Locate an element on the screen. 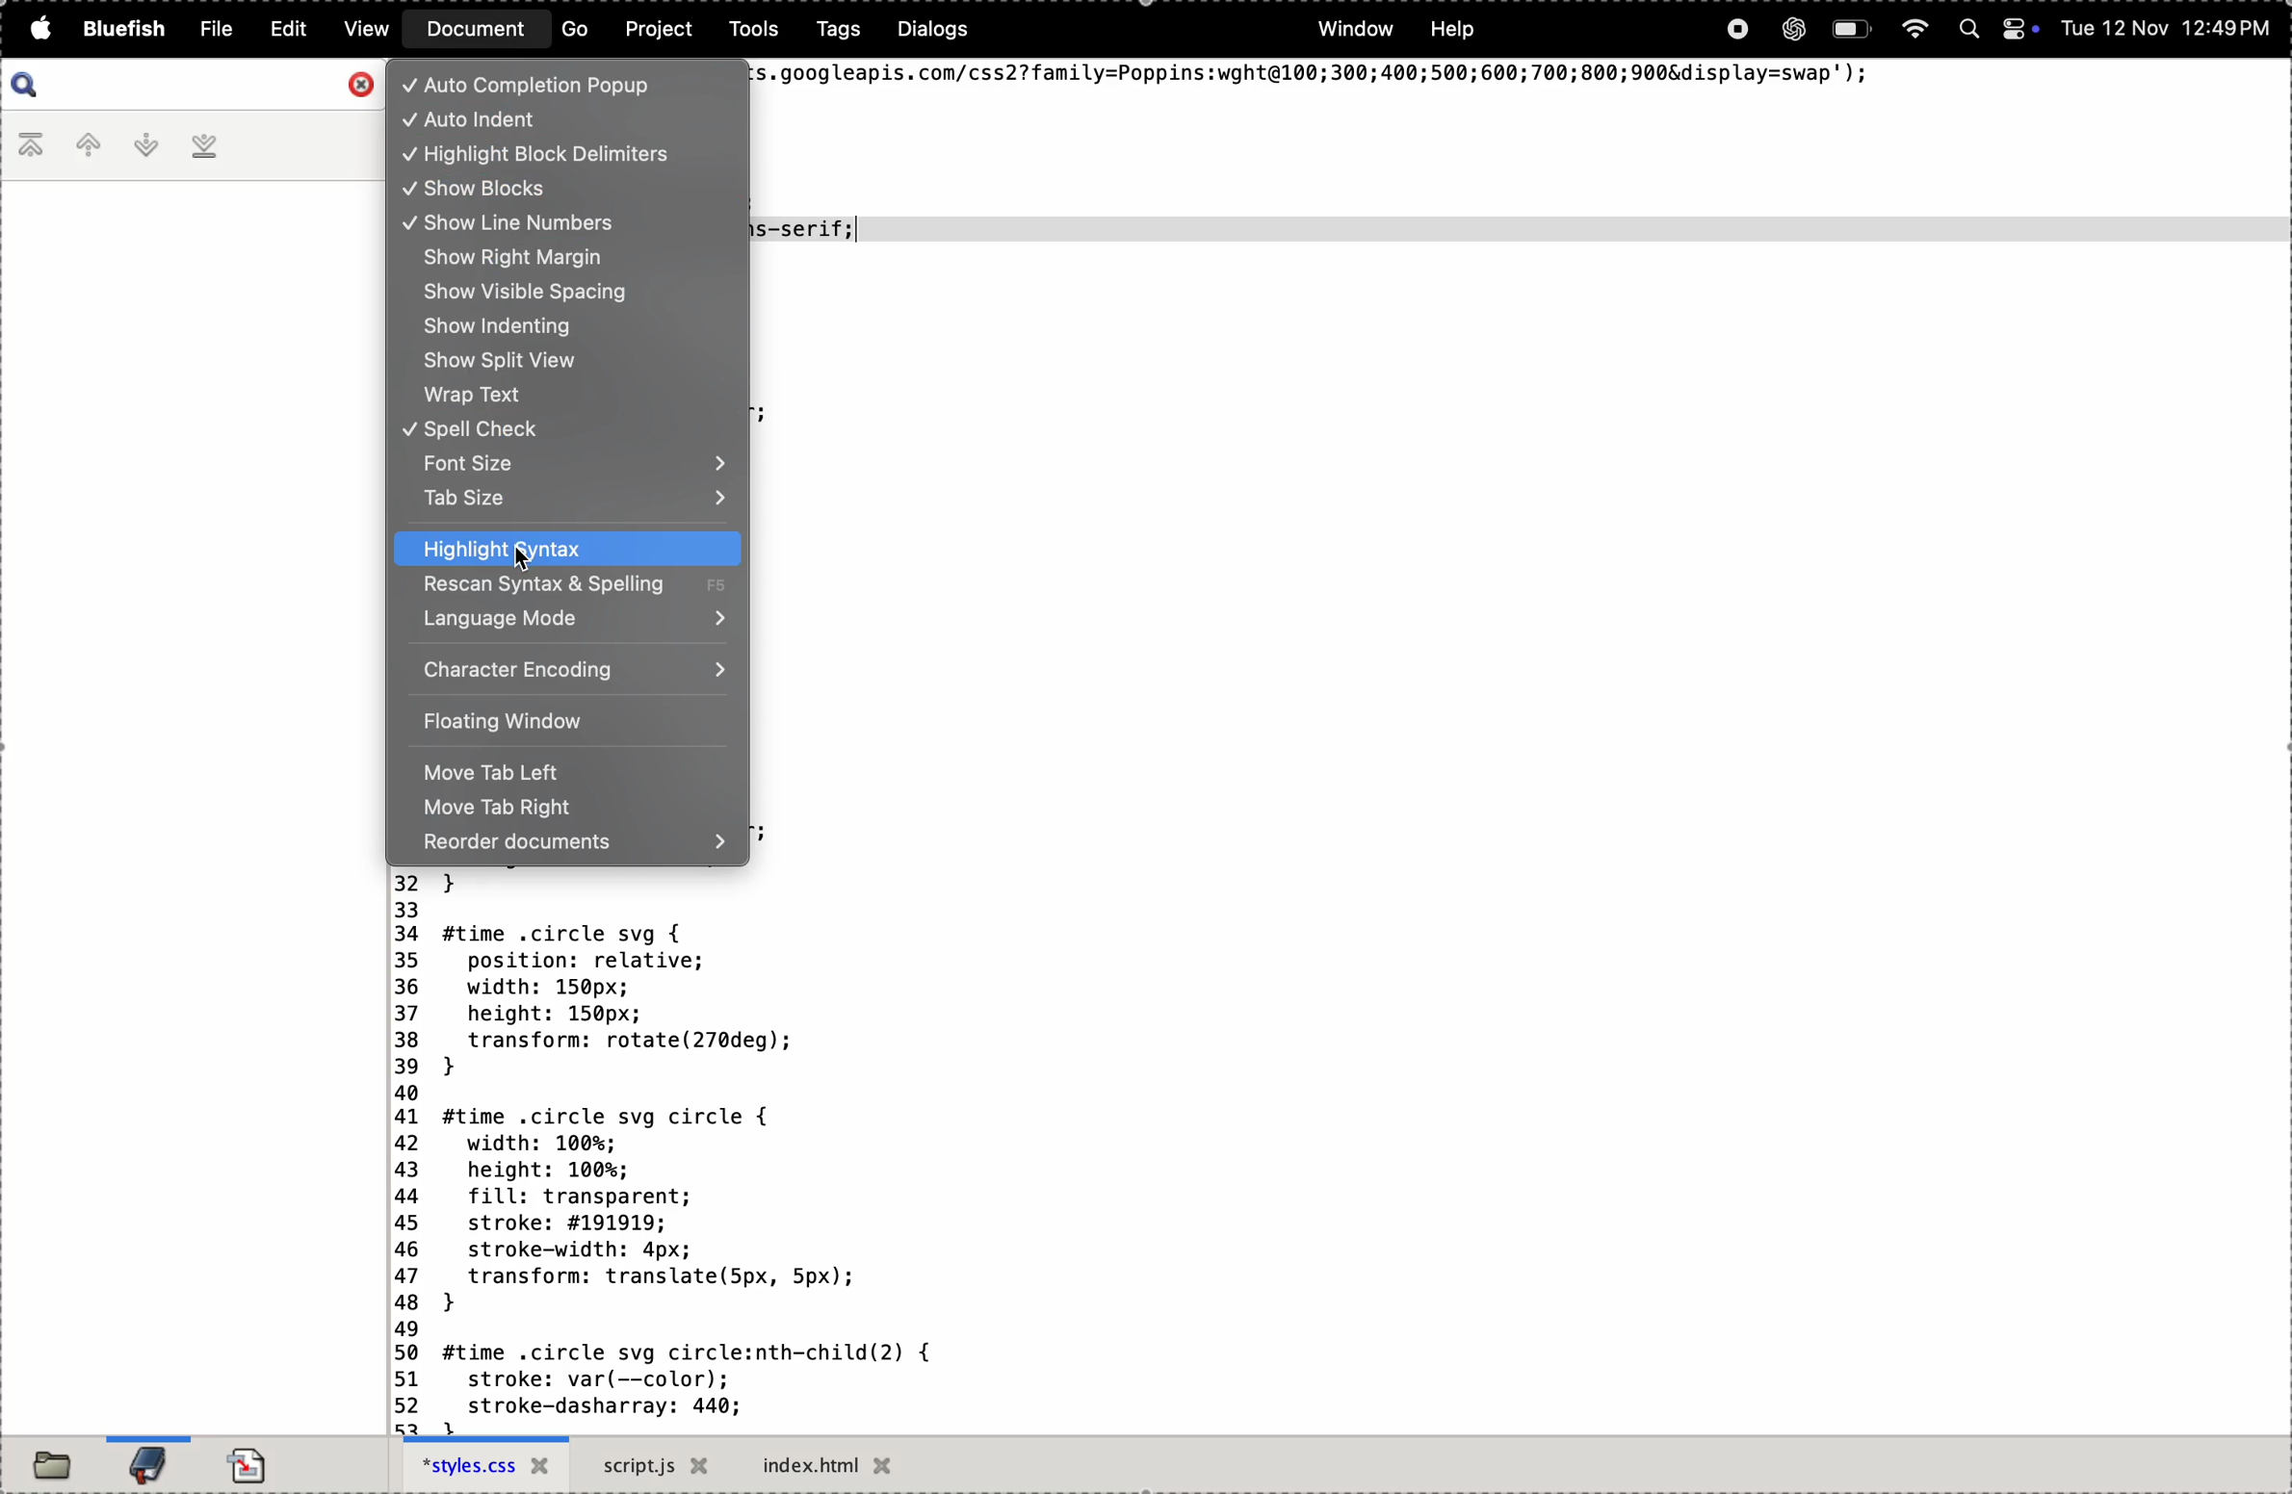  language mode is located at coordinates (568, 618).